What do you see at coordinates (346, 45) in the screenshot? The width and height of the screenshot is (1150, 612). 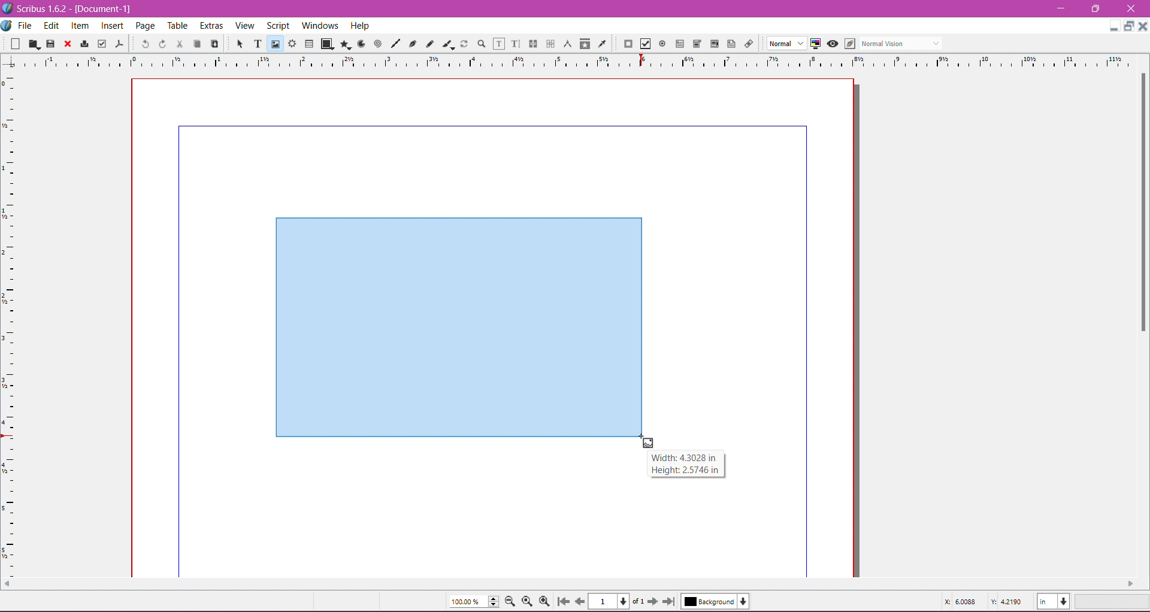 I see `Polygon` at bounding box center [346, 45].